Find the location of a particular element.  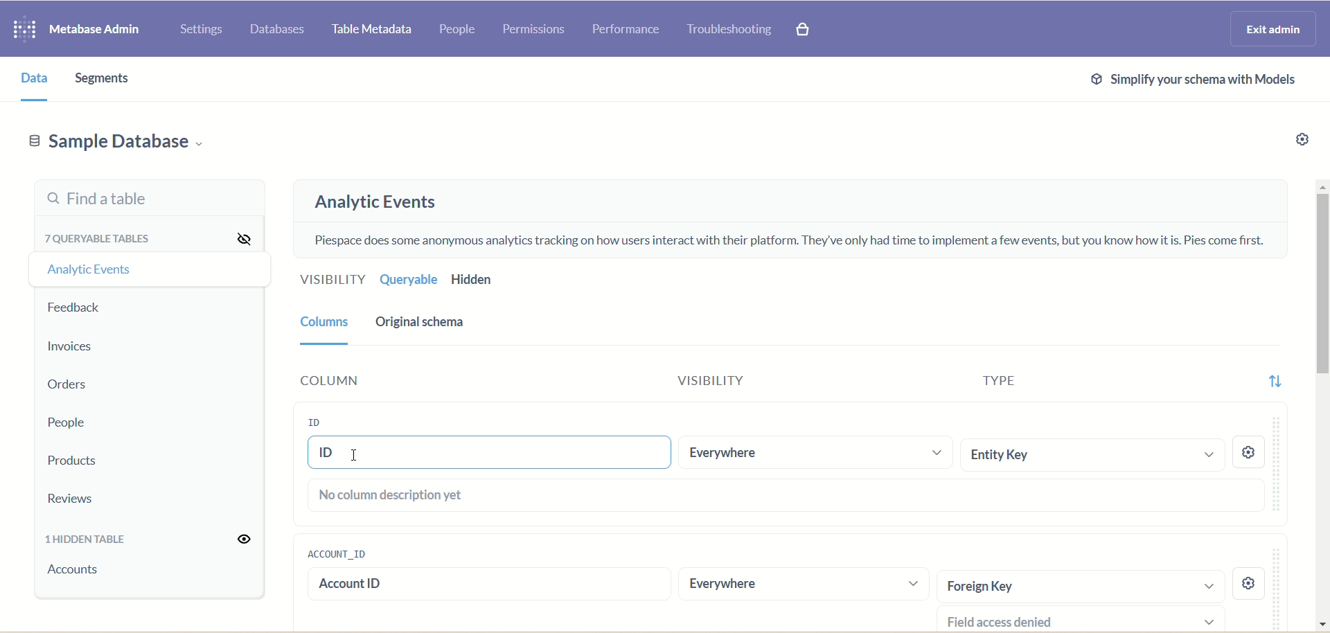

Foreign Key is located at coordinates (1077, 585).